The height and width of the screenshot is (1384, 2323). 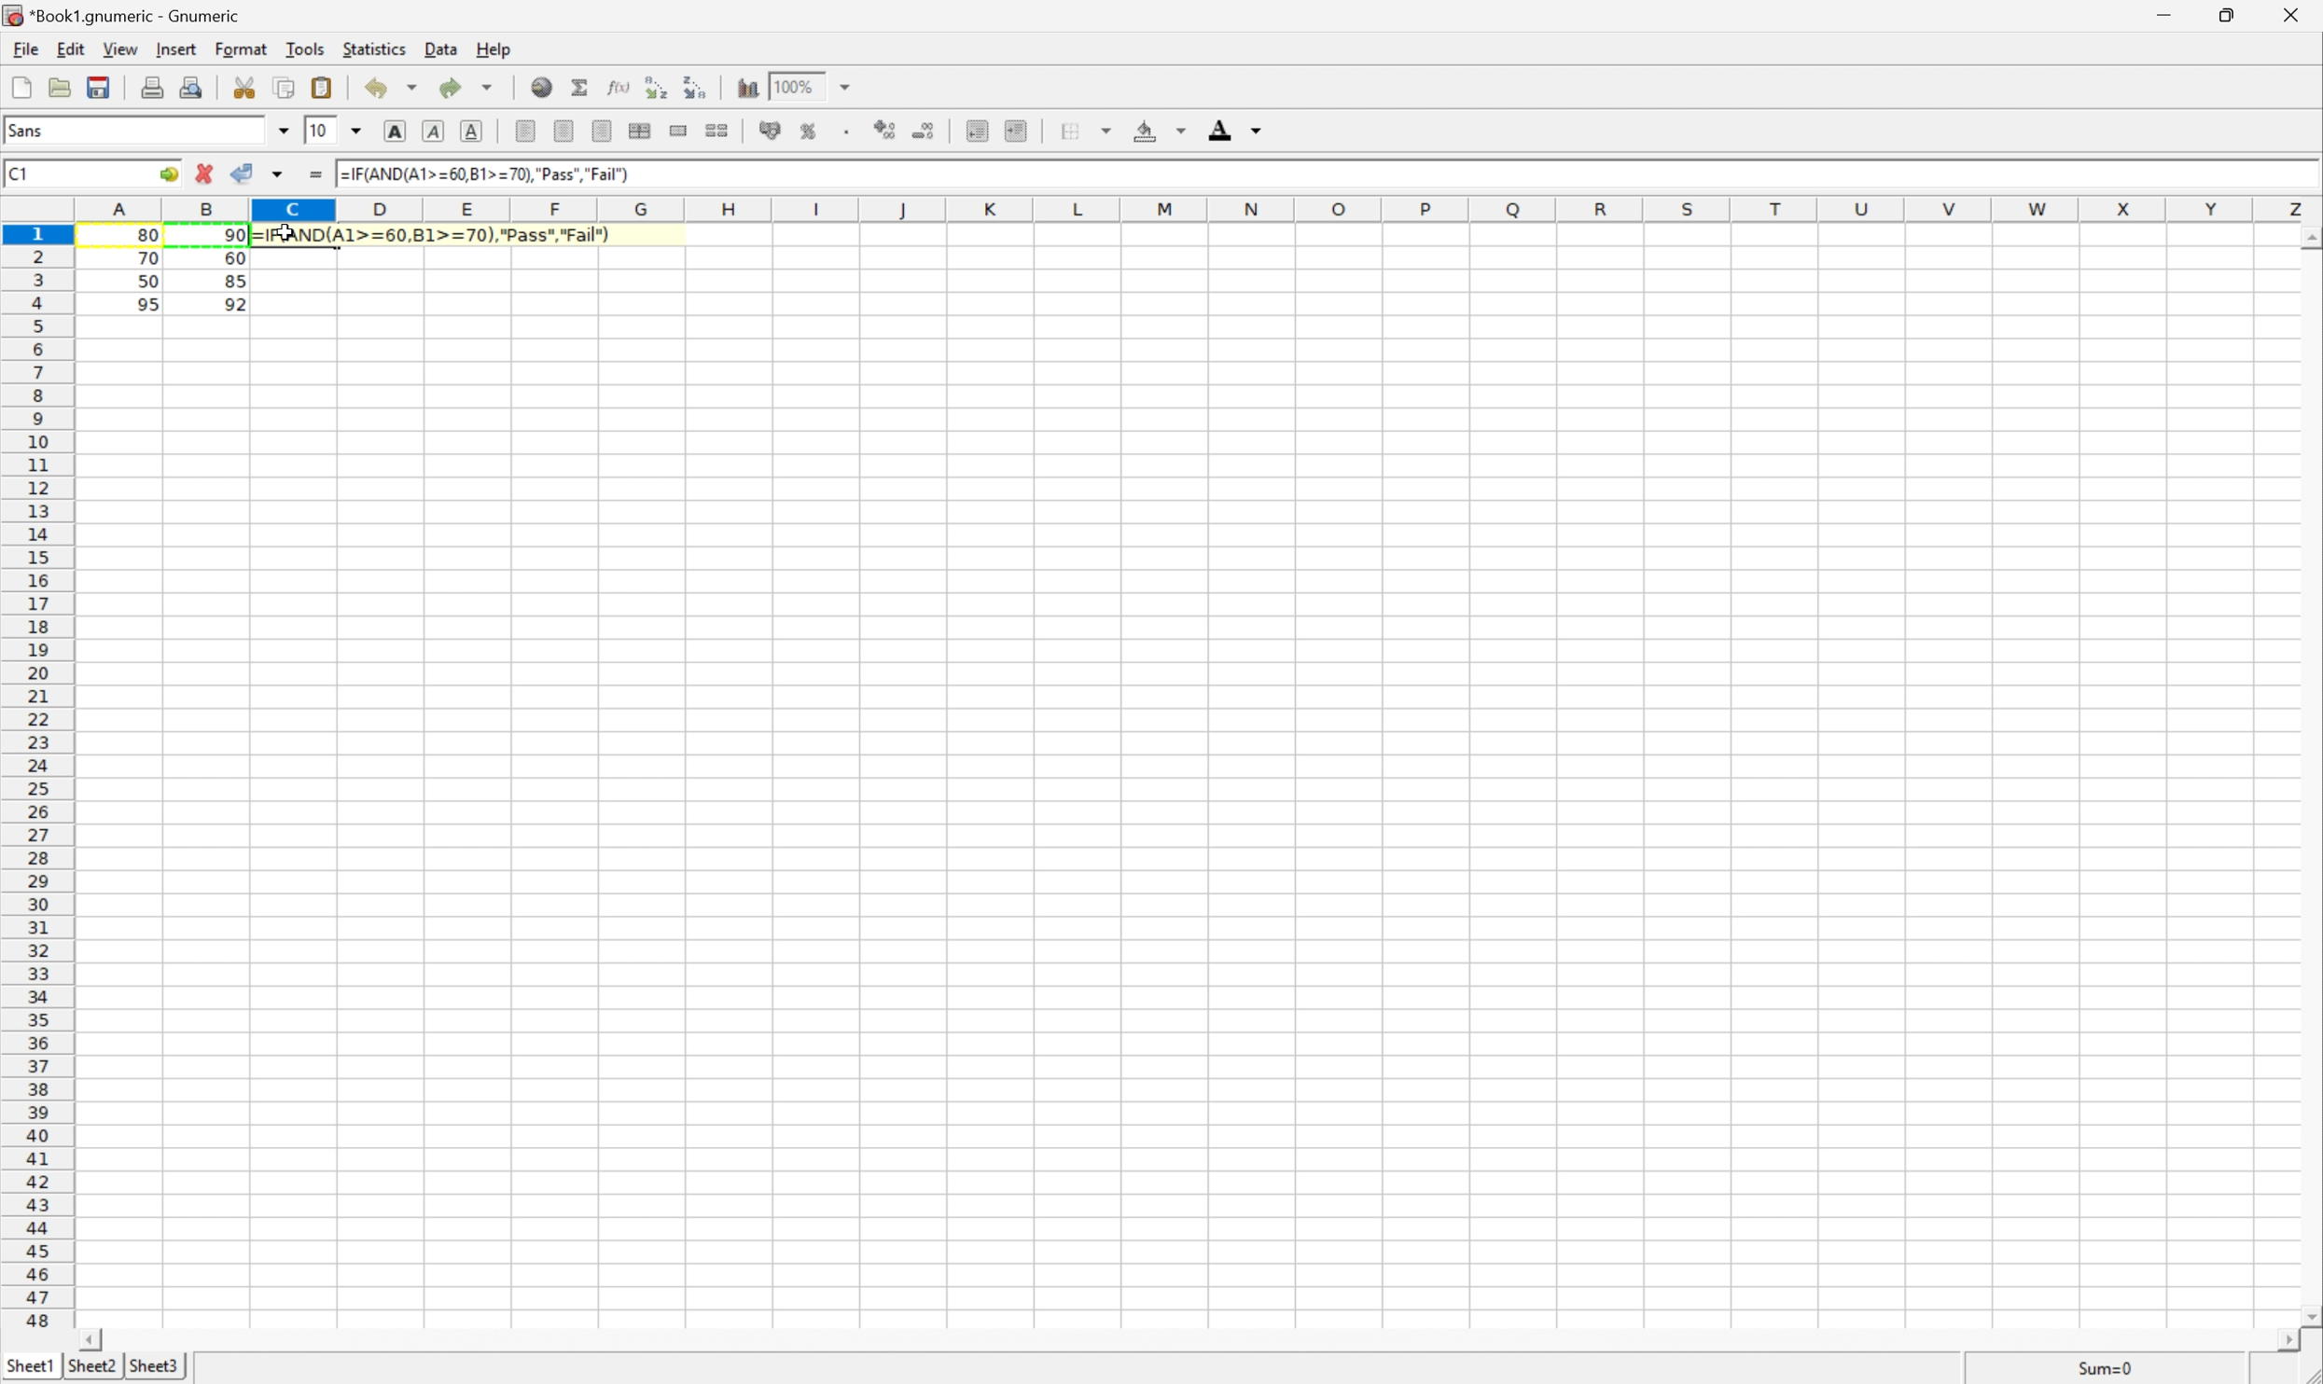 I want to click on 100%, so click(x=807, y=85).